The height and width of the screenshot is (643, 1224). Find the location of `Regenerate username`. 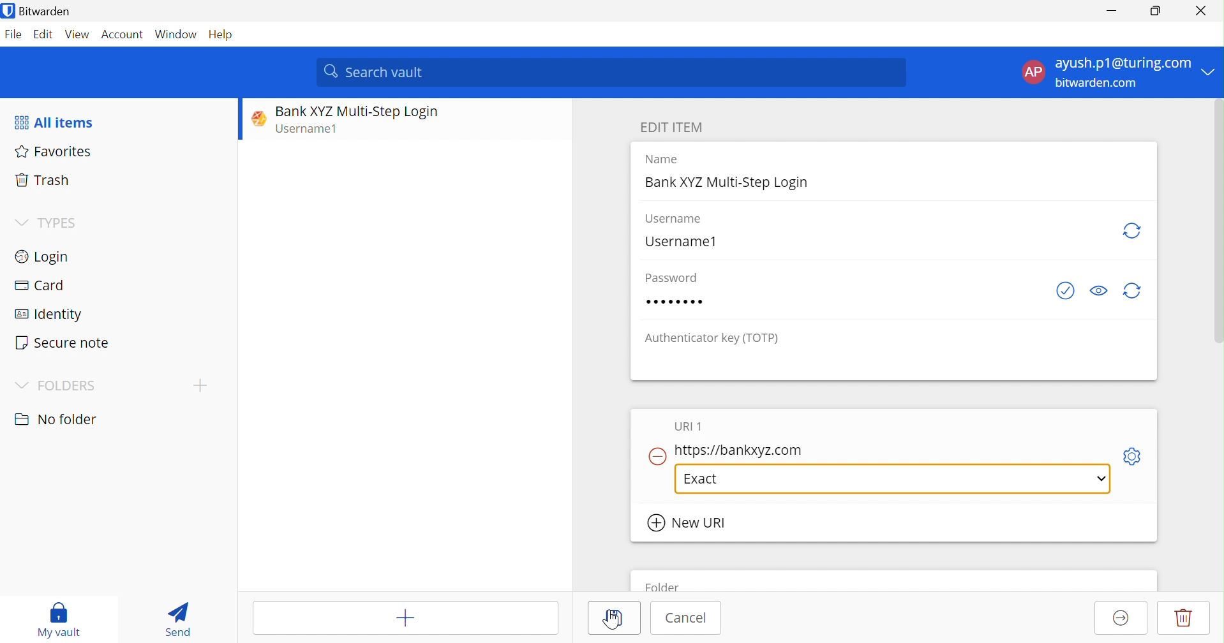

Regenerate username is located at coordinates (1133, 230).